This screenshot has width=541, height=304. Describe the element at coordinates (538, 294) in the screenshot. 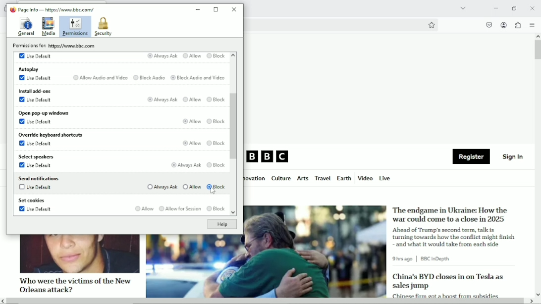

I see `scroll down` at that location.